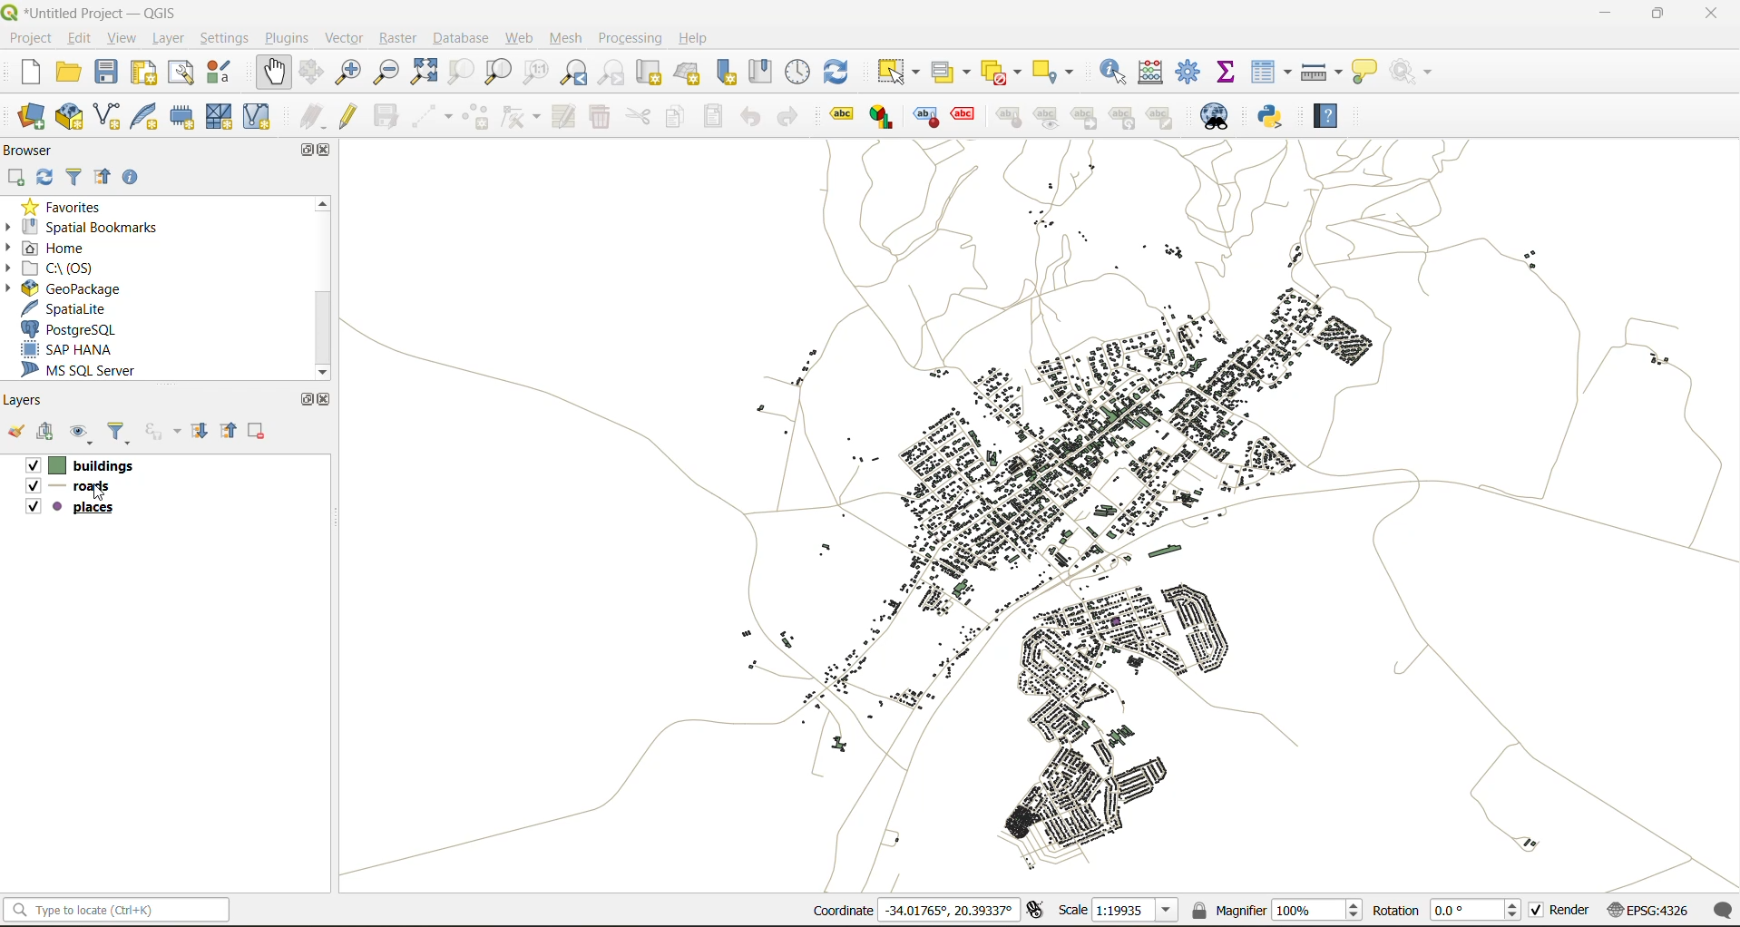 This screenshot has width=1740, height=927. I want to click on roads layer, so click(81, 486).